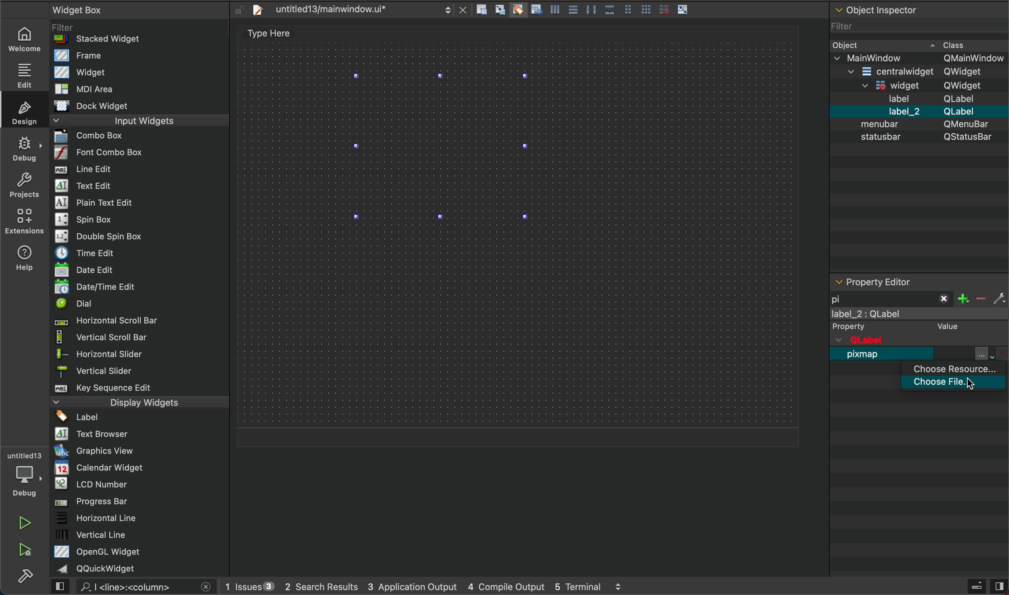 Image resolution: width=1009 pixels, height=595 pixels. Describe the element at coordinates (24, 473) in the screenshot. I see `debugger` at that location.